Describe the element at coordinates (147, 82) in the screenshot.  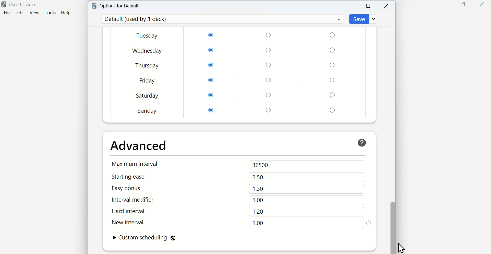
I see `Friday` at that location.